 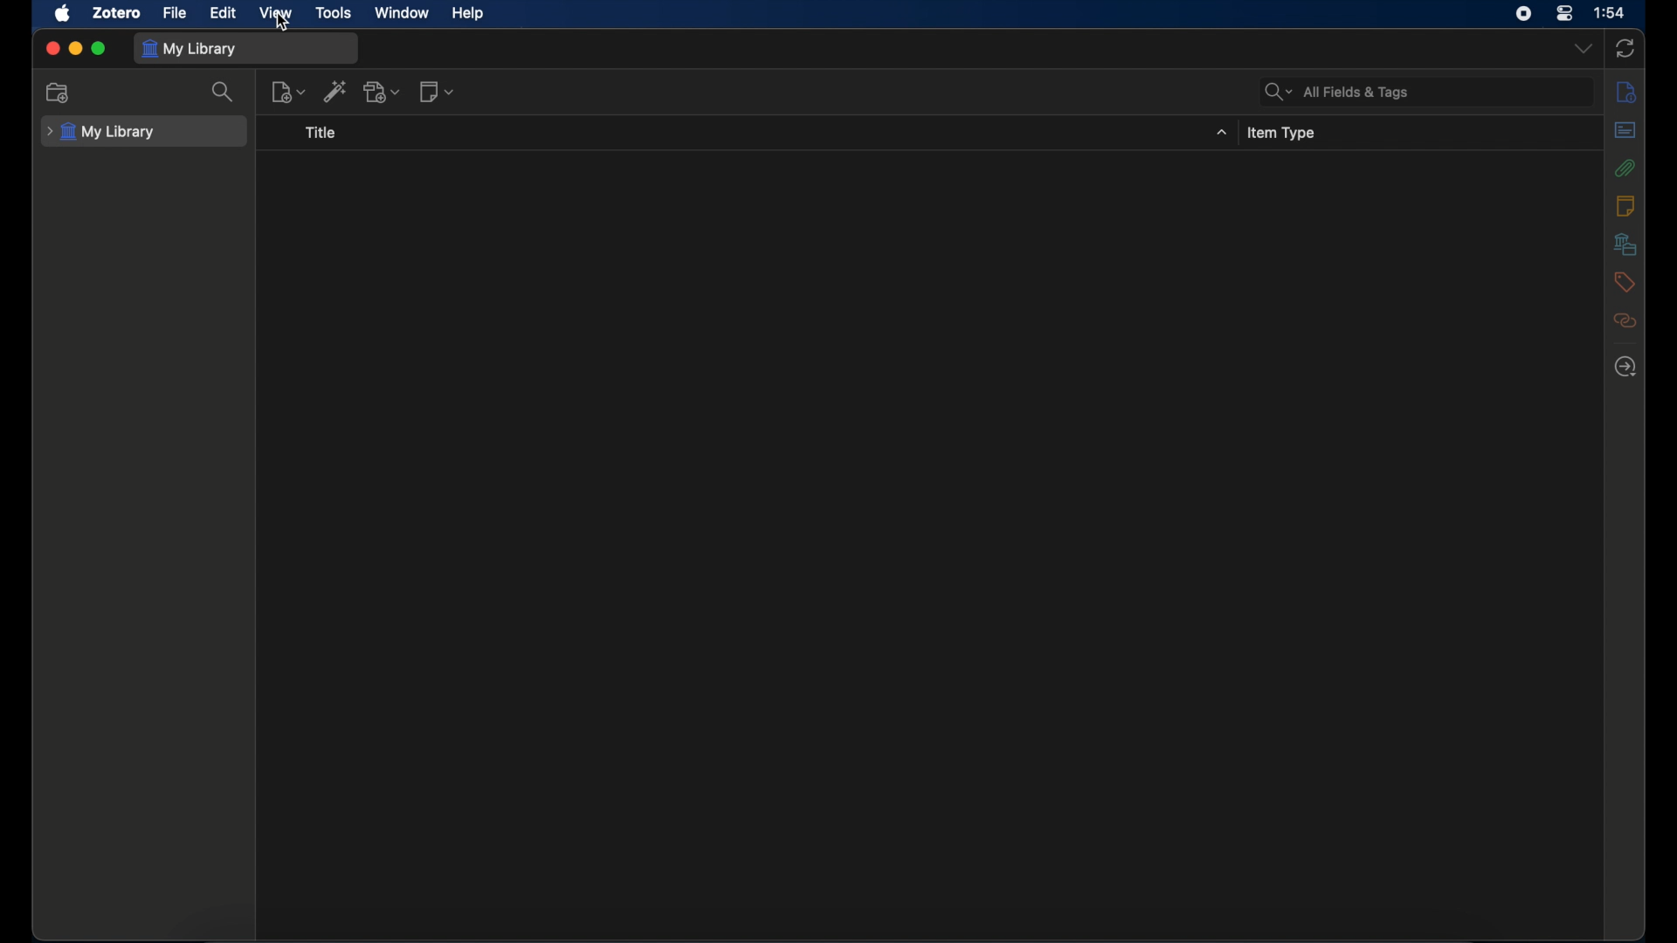 What do you see at coordinates (1563, 12) in the screenshot?
I see `control center` at bounding box center [1563, 12].